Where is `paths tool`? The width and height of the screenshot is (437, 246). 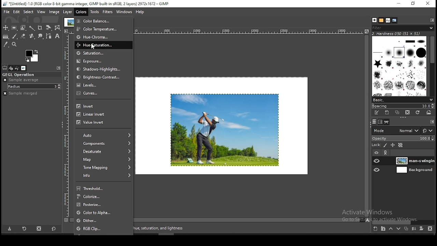 paths tool is located at coordinates (50, 37).